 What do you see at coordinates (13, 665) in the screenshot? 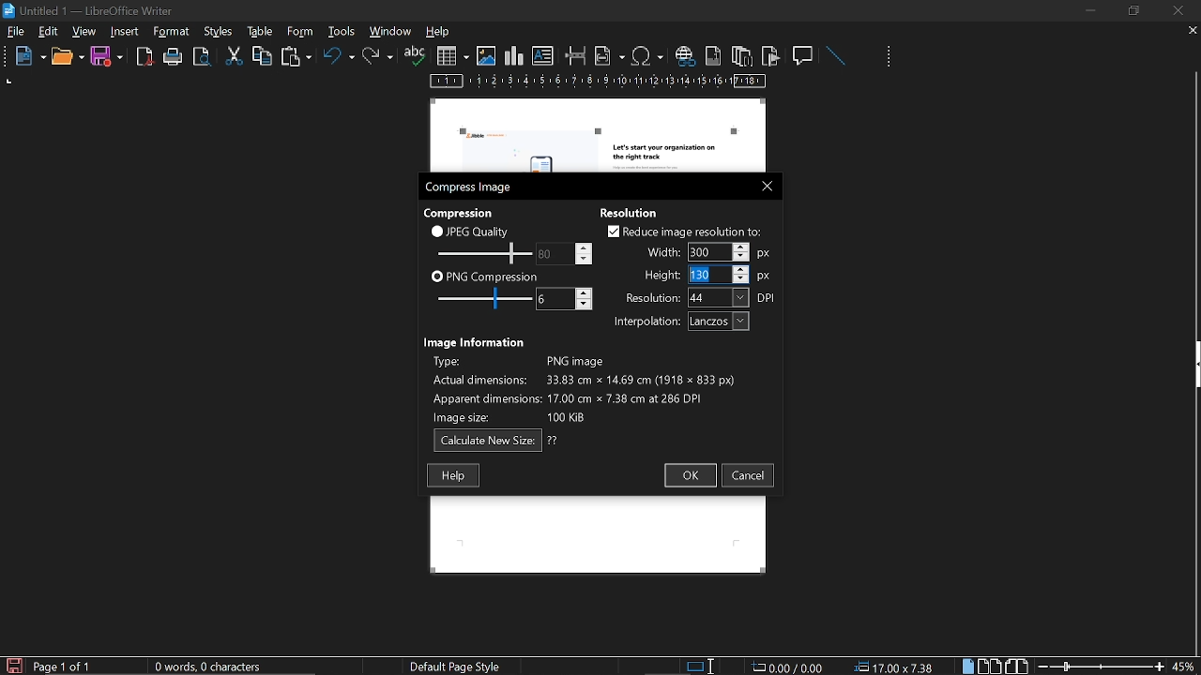
I see `save` at bounding box center [13, 665].